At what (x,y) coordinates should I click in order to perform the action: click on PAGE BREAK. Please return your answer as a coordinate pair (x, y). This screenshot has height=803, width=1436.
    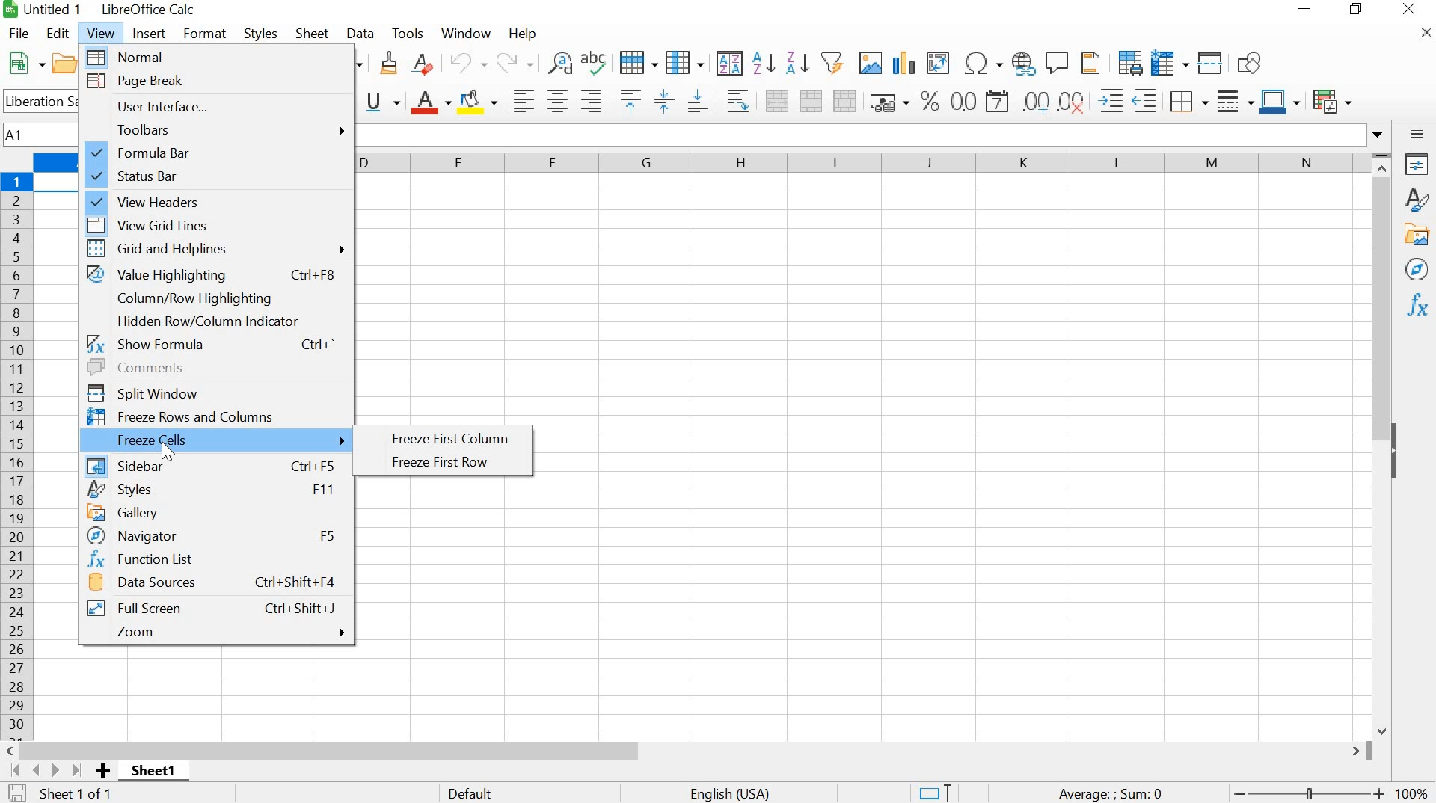
    Looking at the image, I should click on (218, 82).